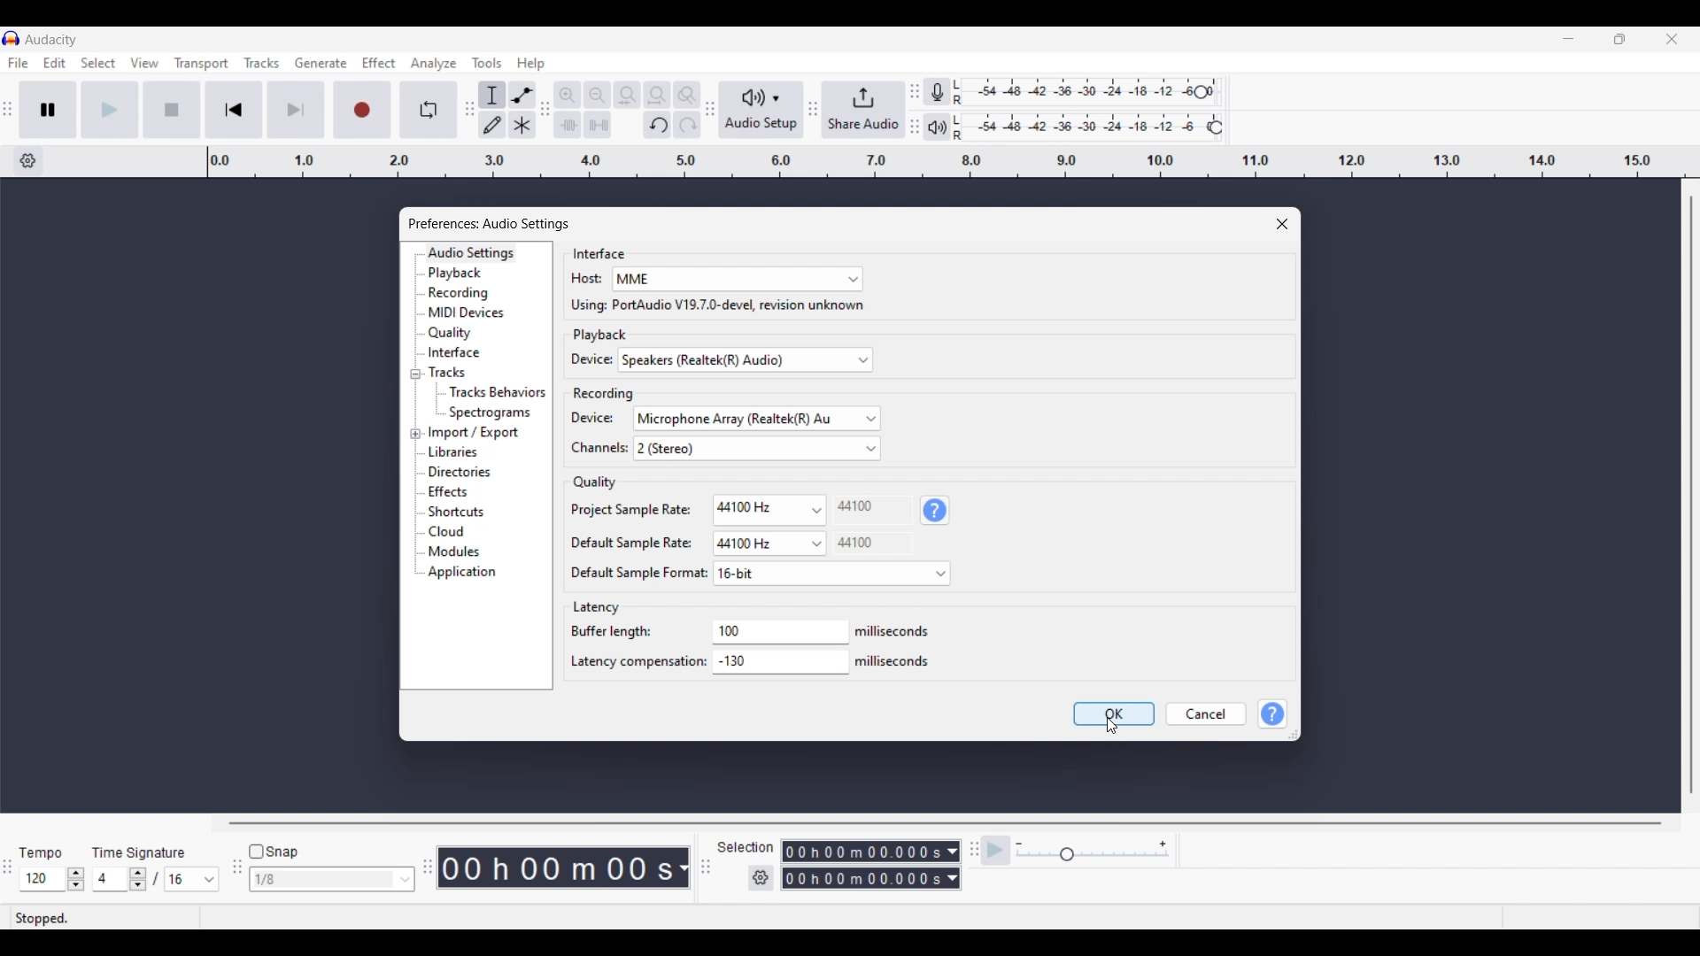 This screenshot has width=1700, height=956. Describe the element at coordinates (658, 95) in the screenshot. I see `Fit project to width` at that location.